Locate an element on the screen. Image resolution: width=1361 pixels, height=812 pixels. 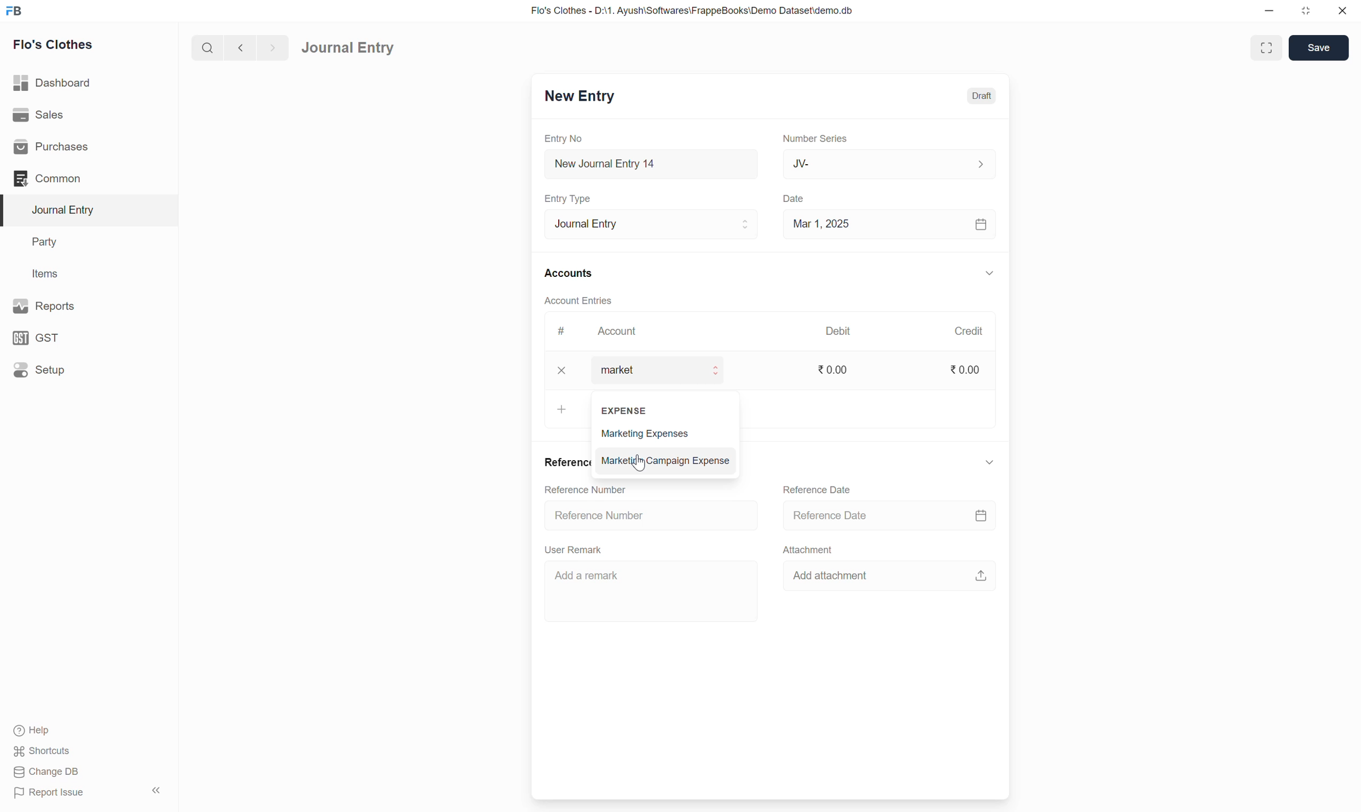
User Remark is located at coordinates (576, 548).